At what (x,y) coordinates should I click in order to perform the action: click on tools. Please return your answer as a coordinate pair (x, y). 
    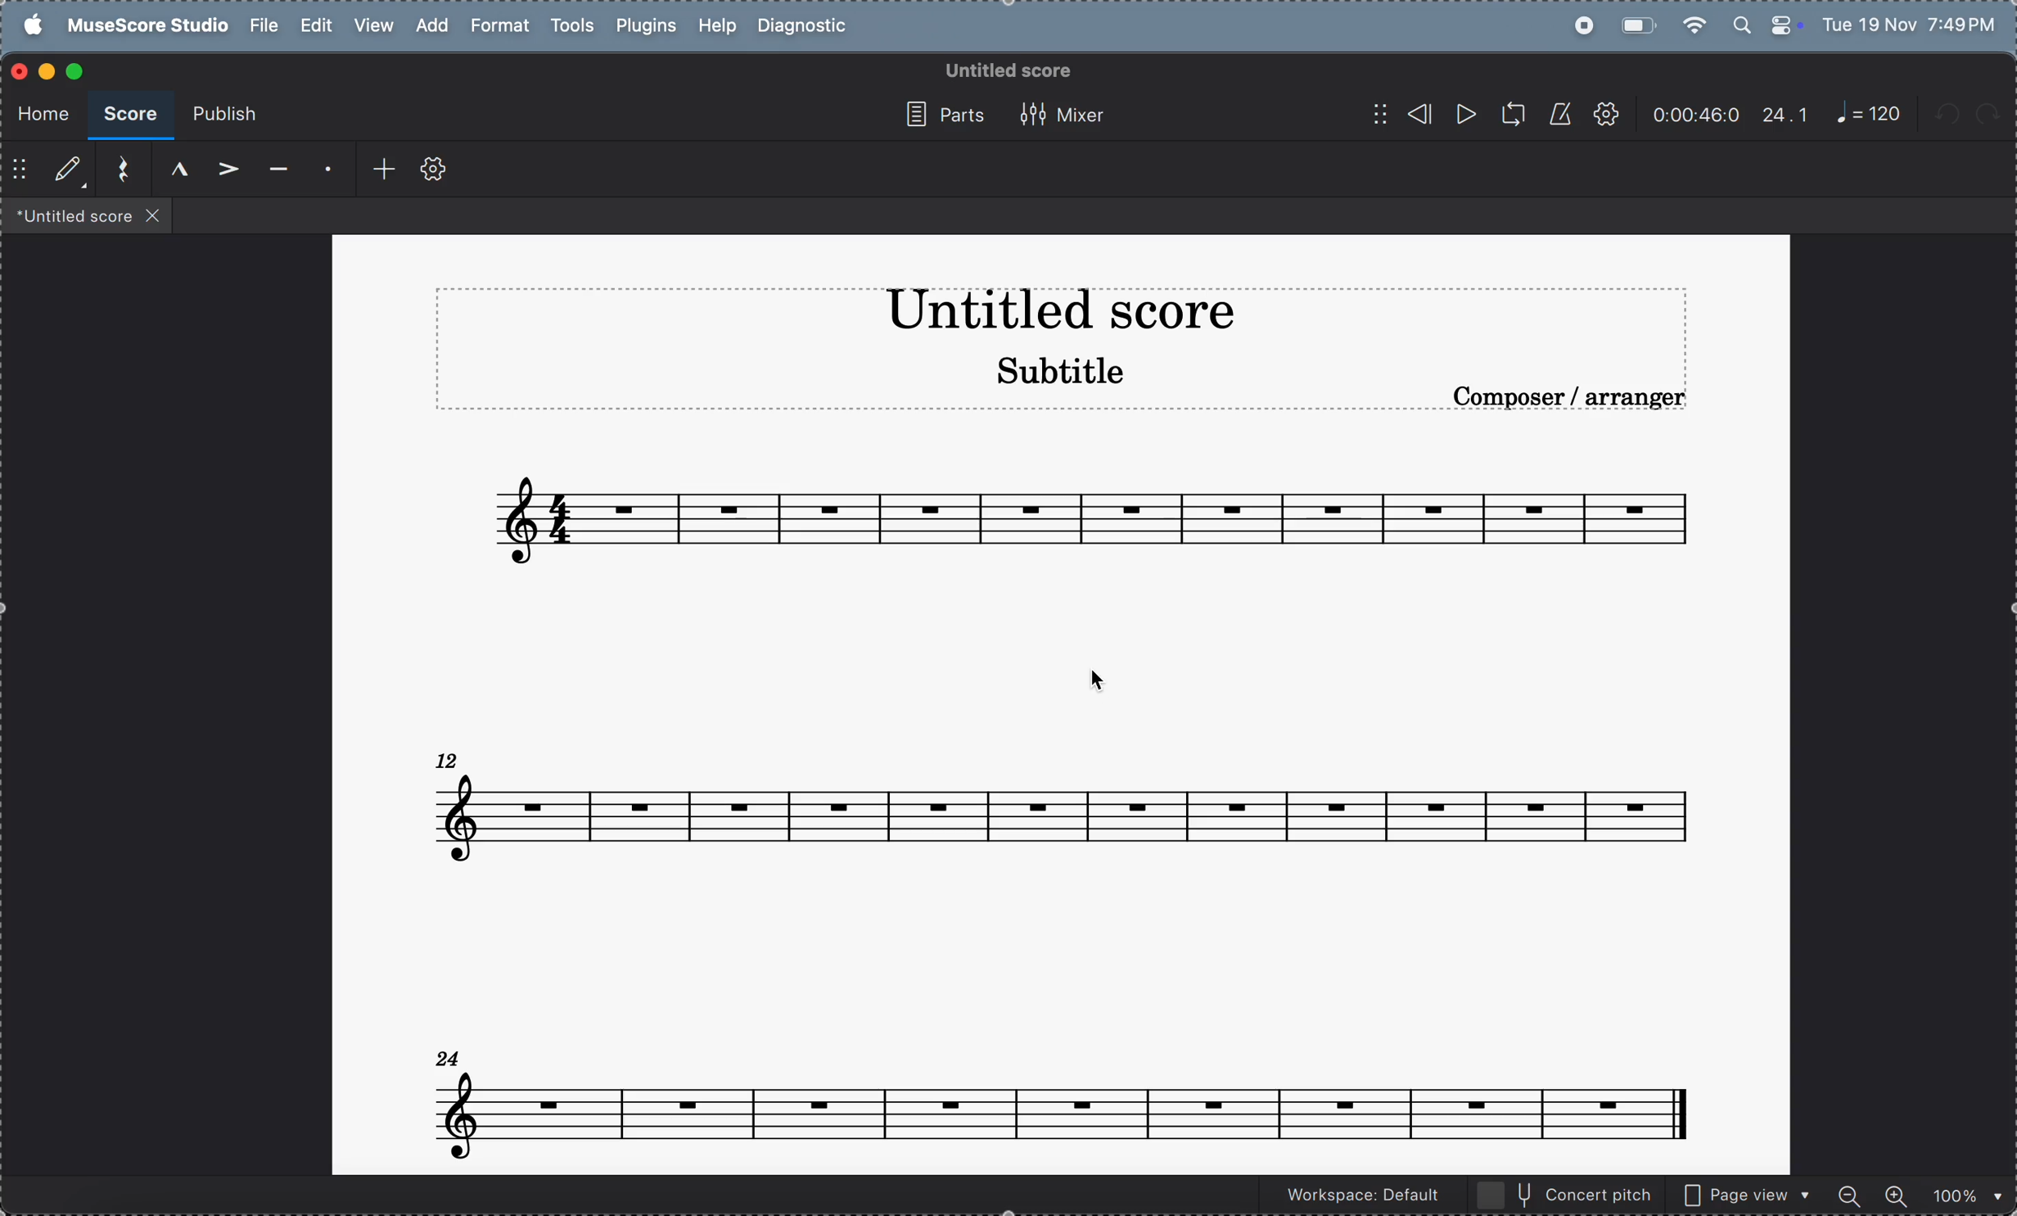
    Looking at the image, I should click on (571, 28).